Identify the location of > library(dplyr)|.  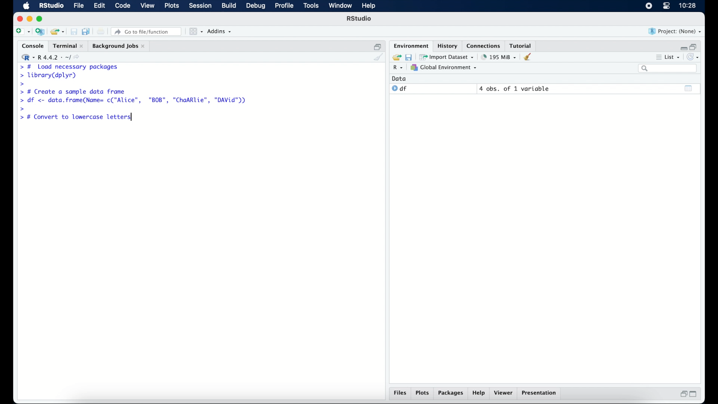
(50, 76).